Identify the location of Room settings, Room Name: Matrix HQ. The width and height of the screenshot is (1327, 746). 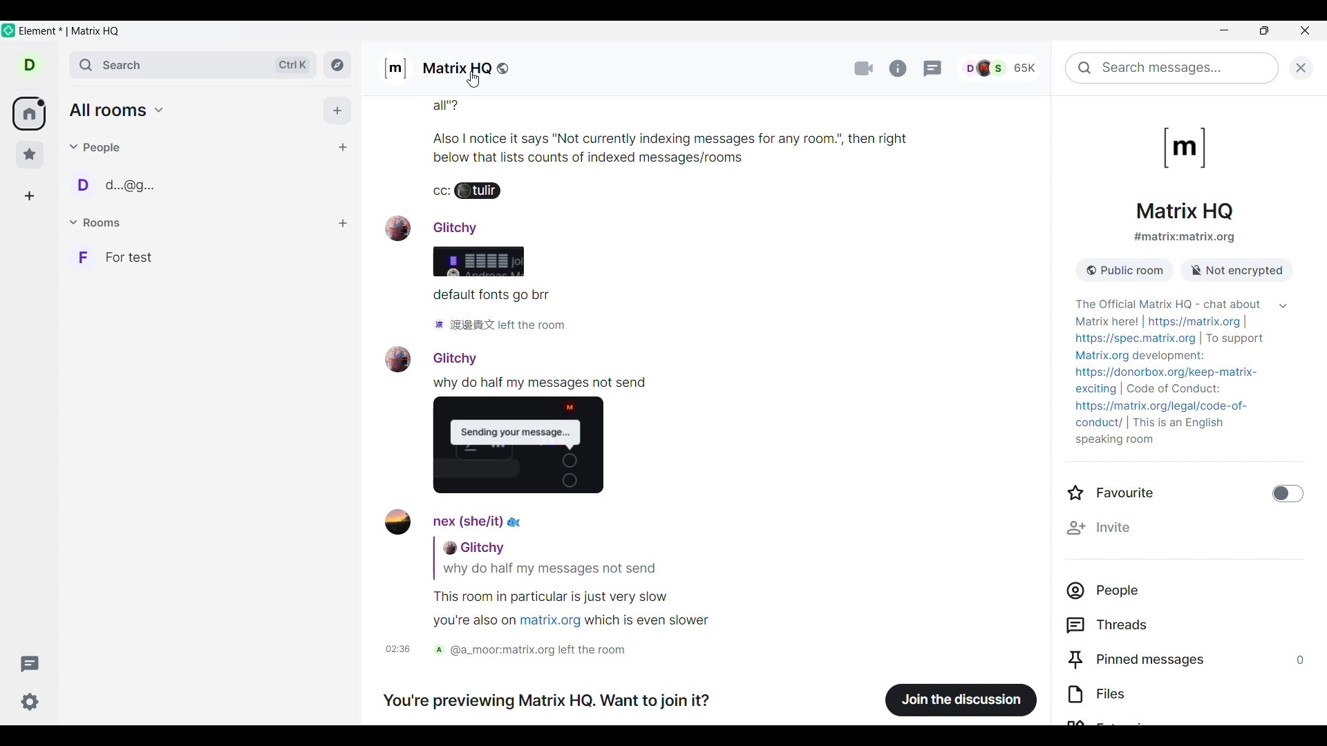
(450, 68).